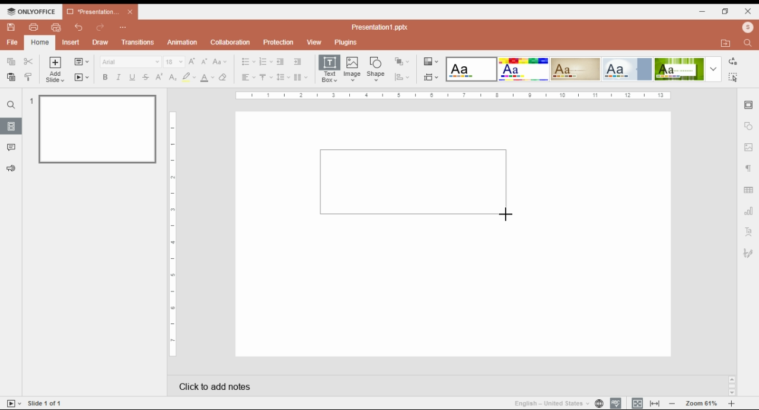 This screenshot has height=410, width=759. I want to click on language, so click(550, 403).